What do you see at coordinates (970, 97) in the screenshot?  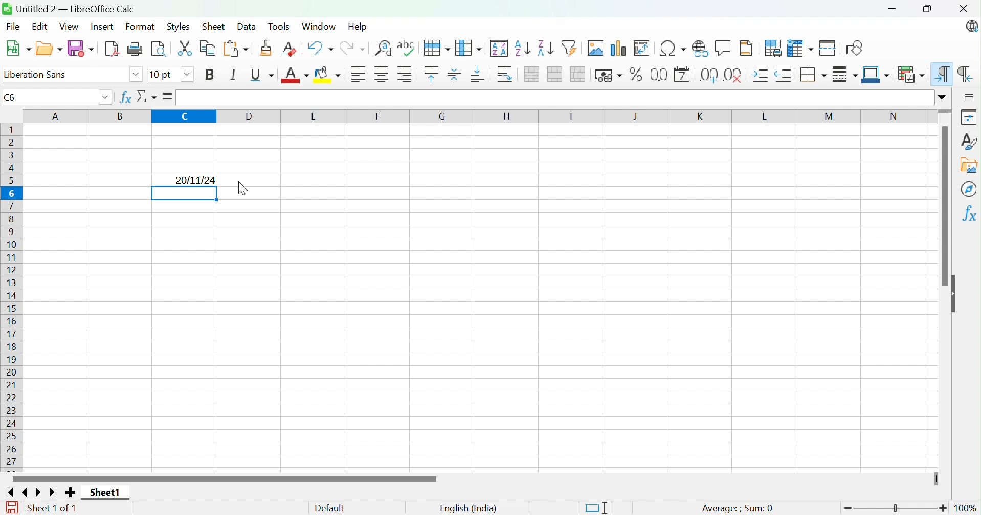 I see `Sidebar settings` at bounding box center [970, 97].